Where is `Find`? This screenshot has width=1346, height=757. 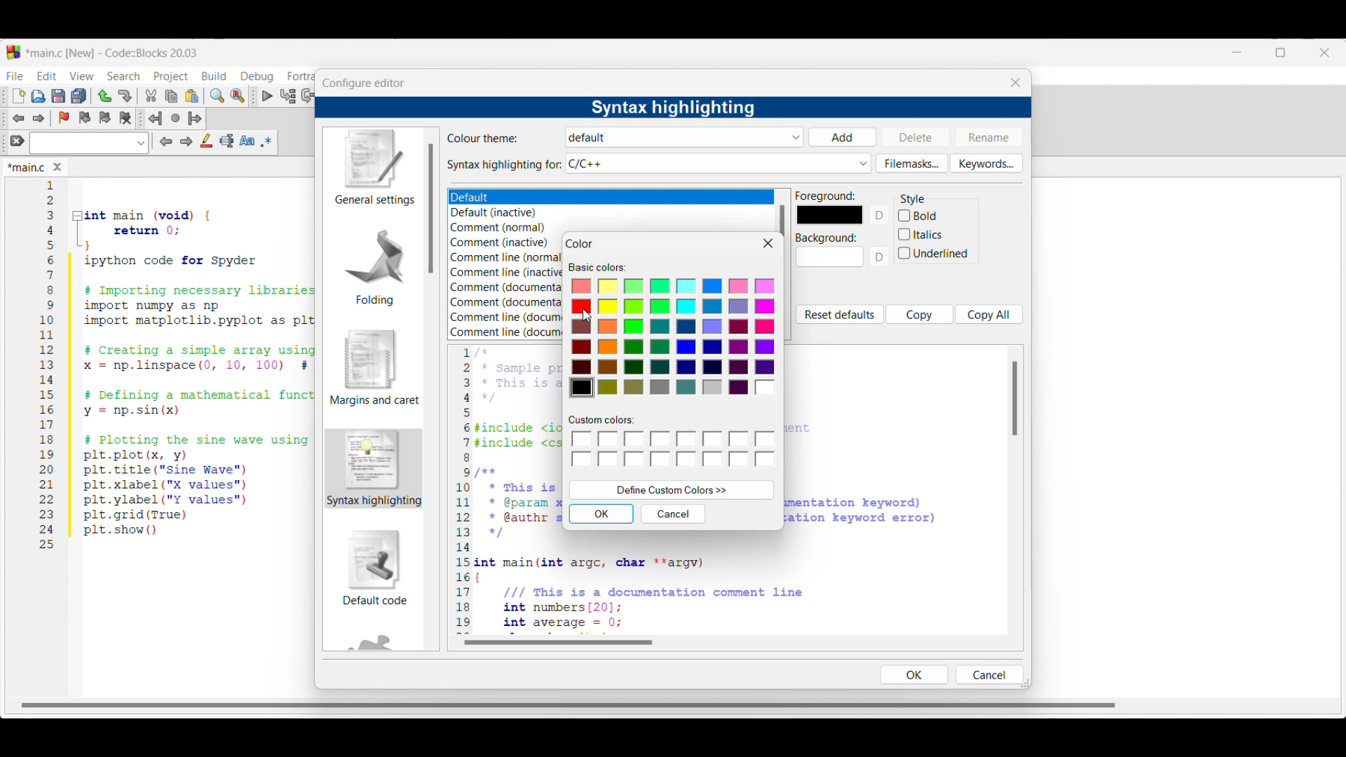
Find is located at coordinates (217, 95).